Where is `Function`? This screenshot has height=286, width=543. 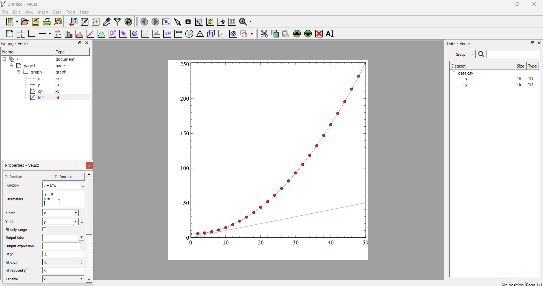
Function is located at coordinates (12, 185).